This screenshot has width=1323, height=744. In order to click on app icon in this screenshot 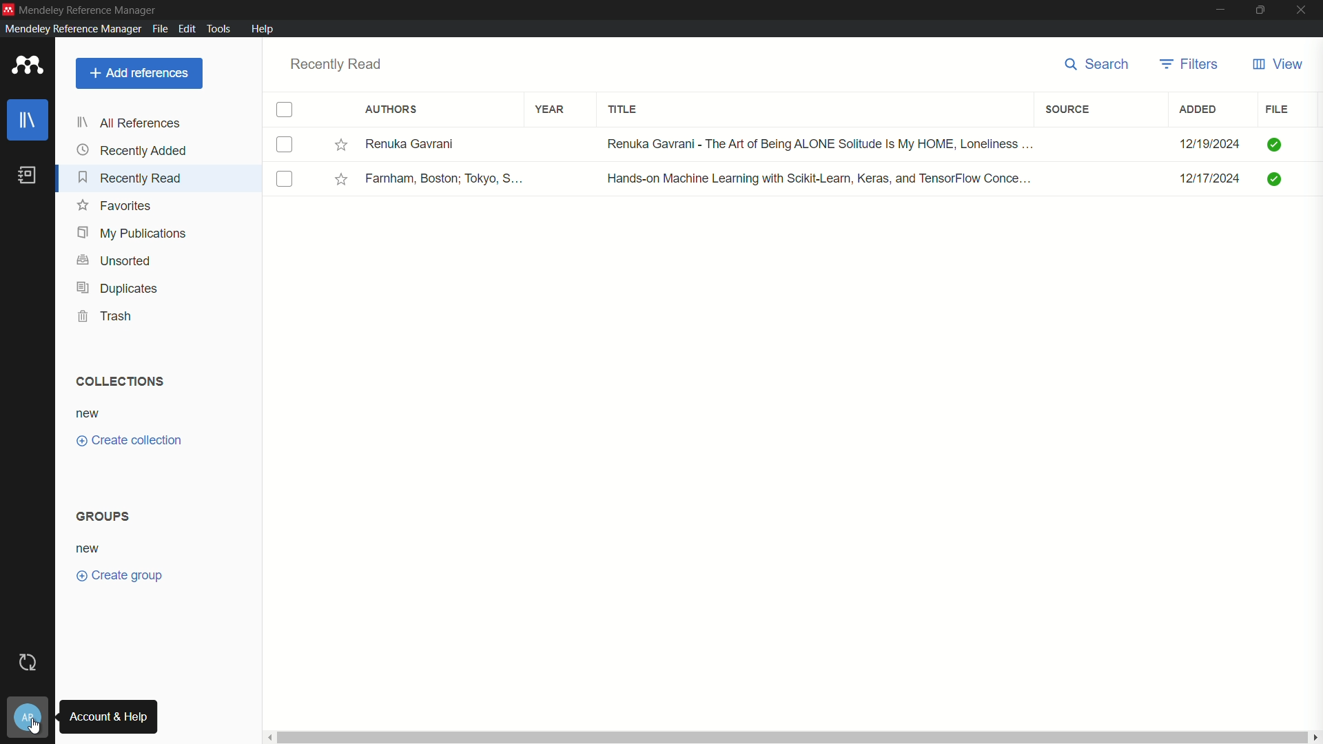, I will do `click(28, 66)`.